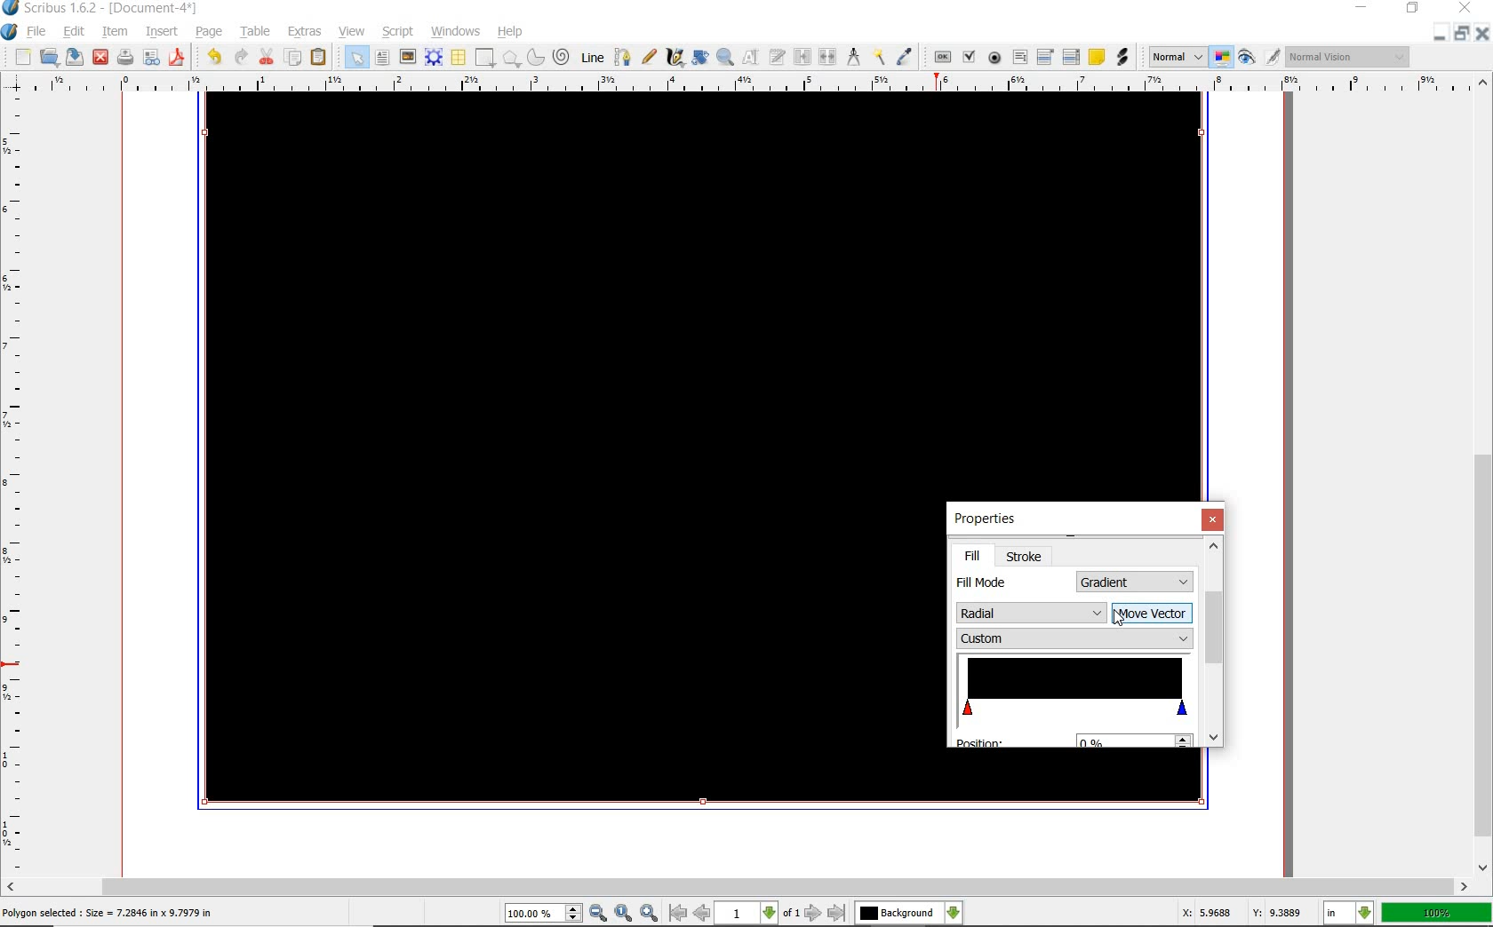 The width and height of the screenshot is (1493, 927). What do you see at coordinates (1026, 555) in the screenshot?
I see `stroke` at bounding box center [1026, 555].